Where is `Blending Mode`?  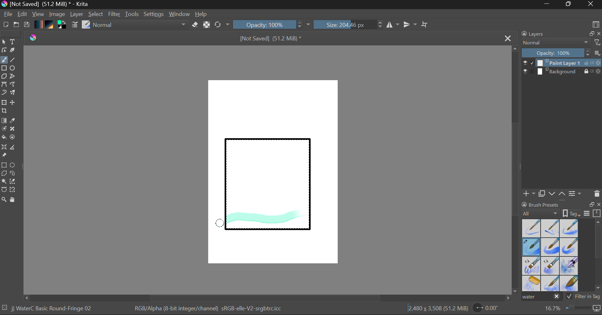 Blending Mode is located at coordinates (561, 43).